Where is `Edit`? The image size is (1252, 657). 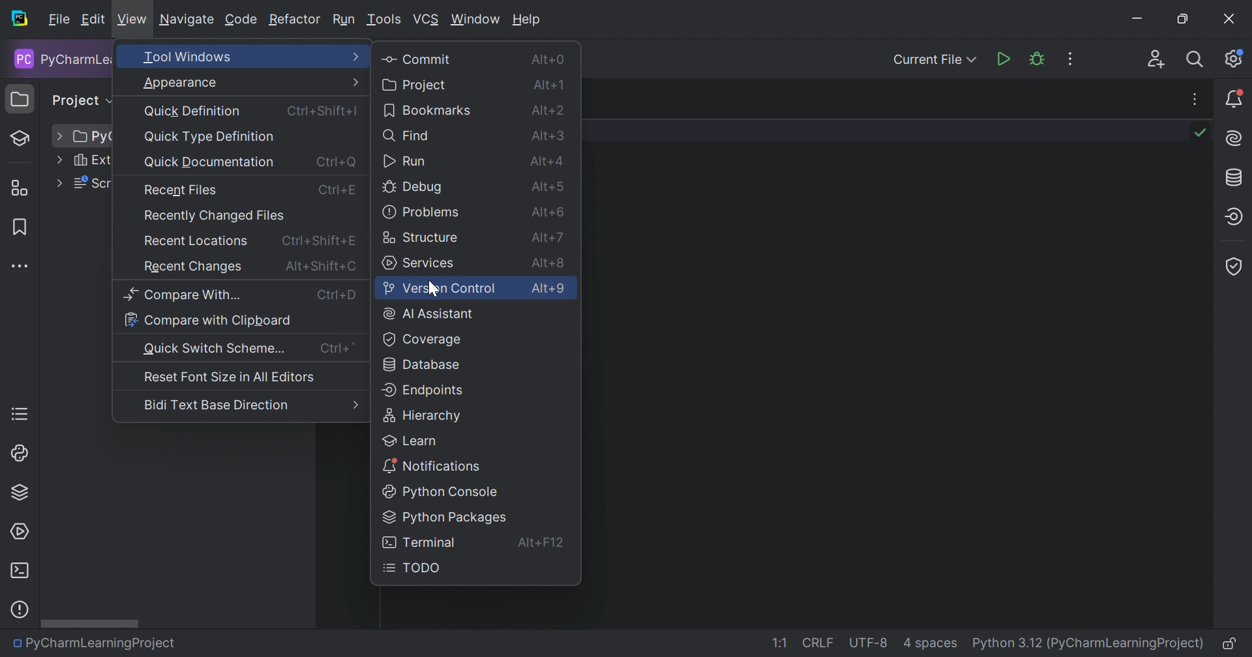
Edit is located at coordinates (94, 20).